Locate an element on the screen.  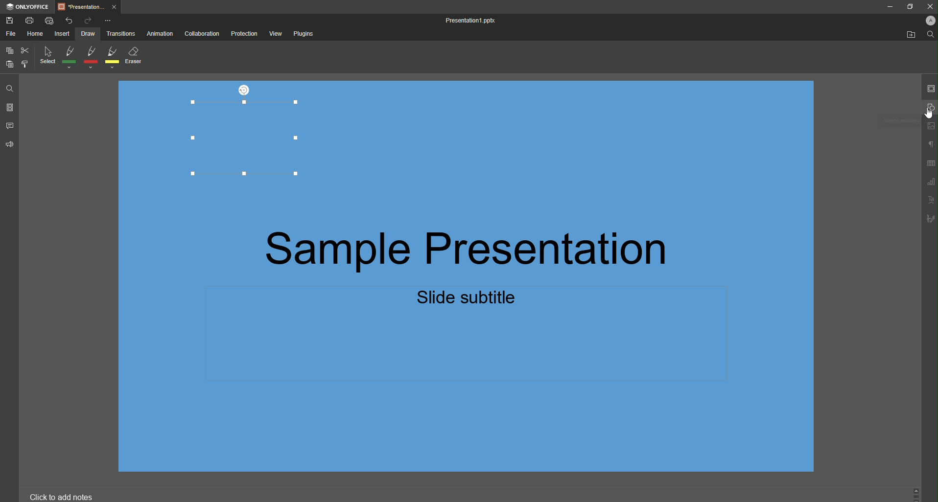
Slides is located at coordinates (11, 107).